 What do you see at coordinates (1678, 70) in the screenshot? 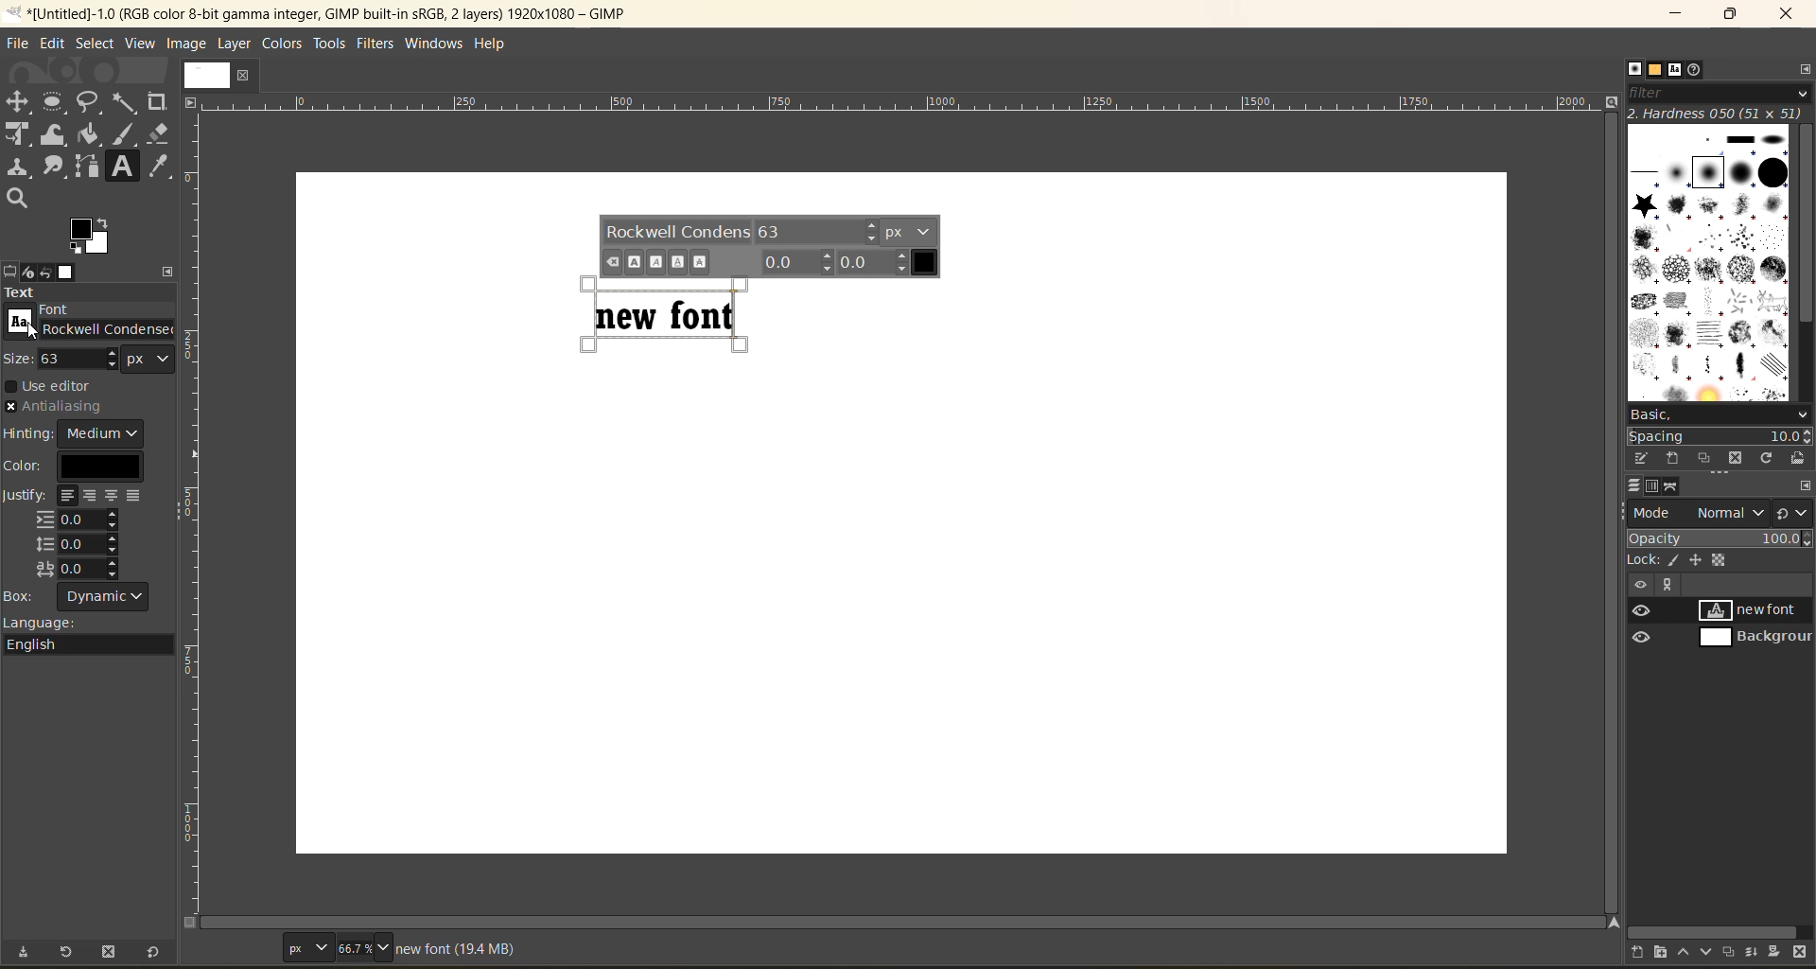
I see `fonts` at bounding box center [1678, 70].